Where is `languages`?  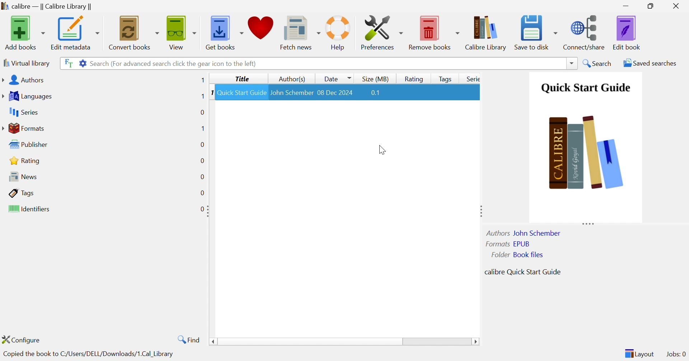
languages is located at coordinates (29, 95).